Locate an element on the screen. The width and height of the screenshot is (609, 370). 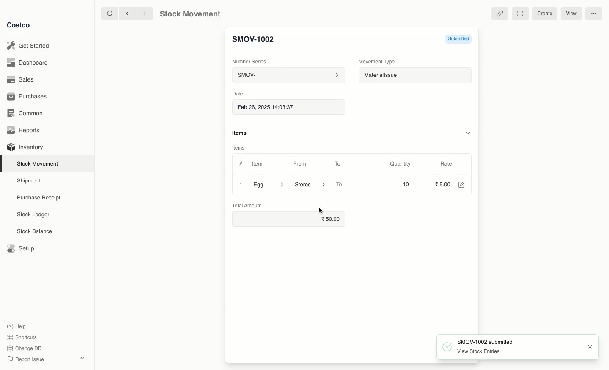
Dashboard is located at coordinates (28, 63).